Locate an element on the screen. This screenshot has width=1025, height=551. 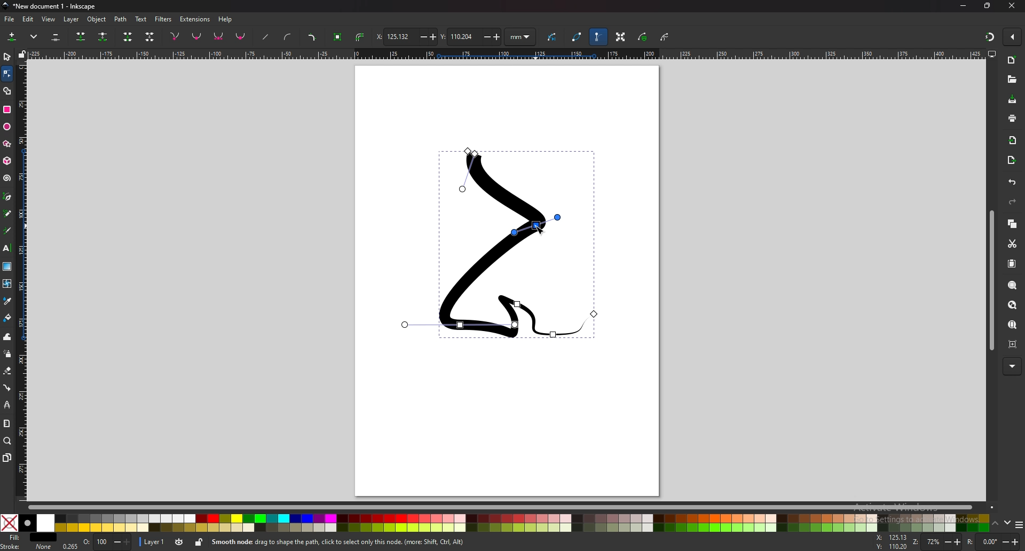
display view is located at coordinates (992, 54).